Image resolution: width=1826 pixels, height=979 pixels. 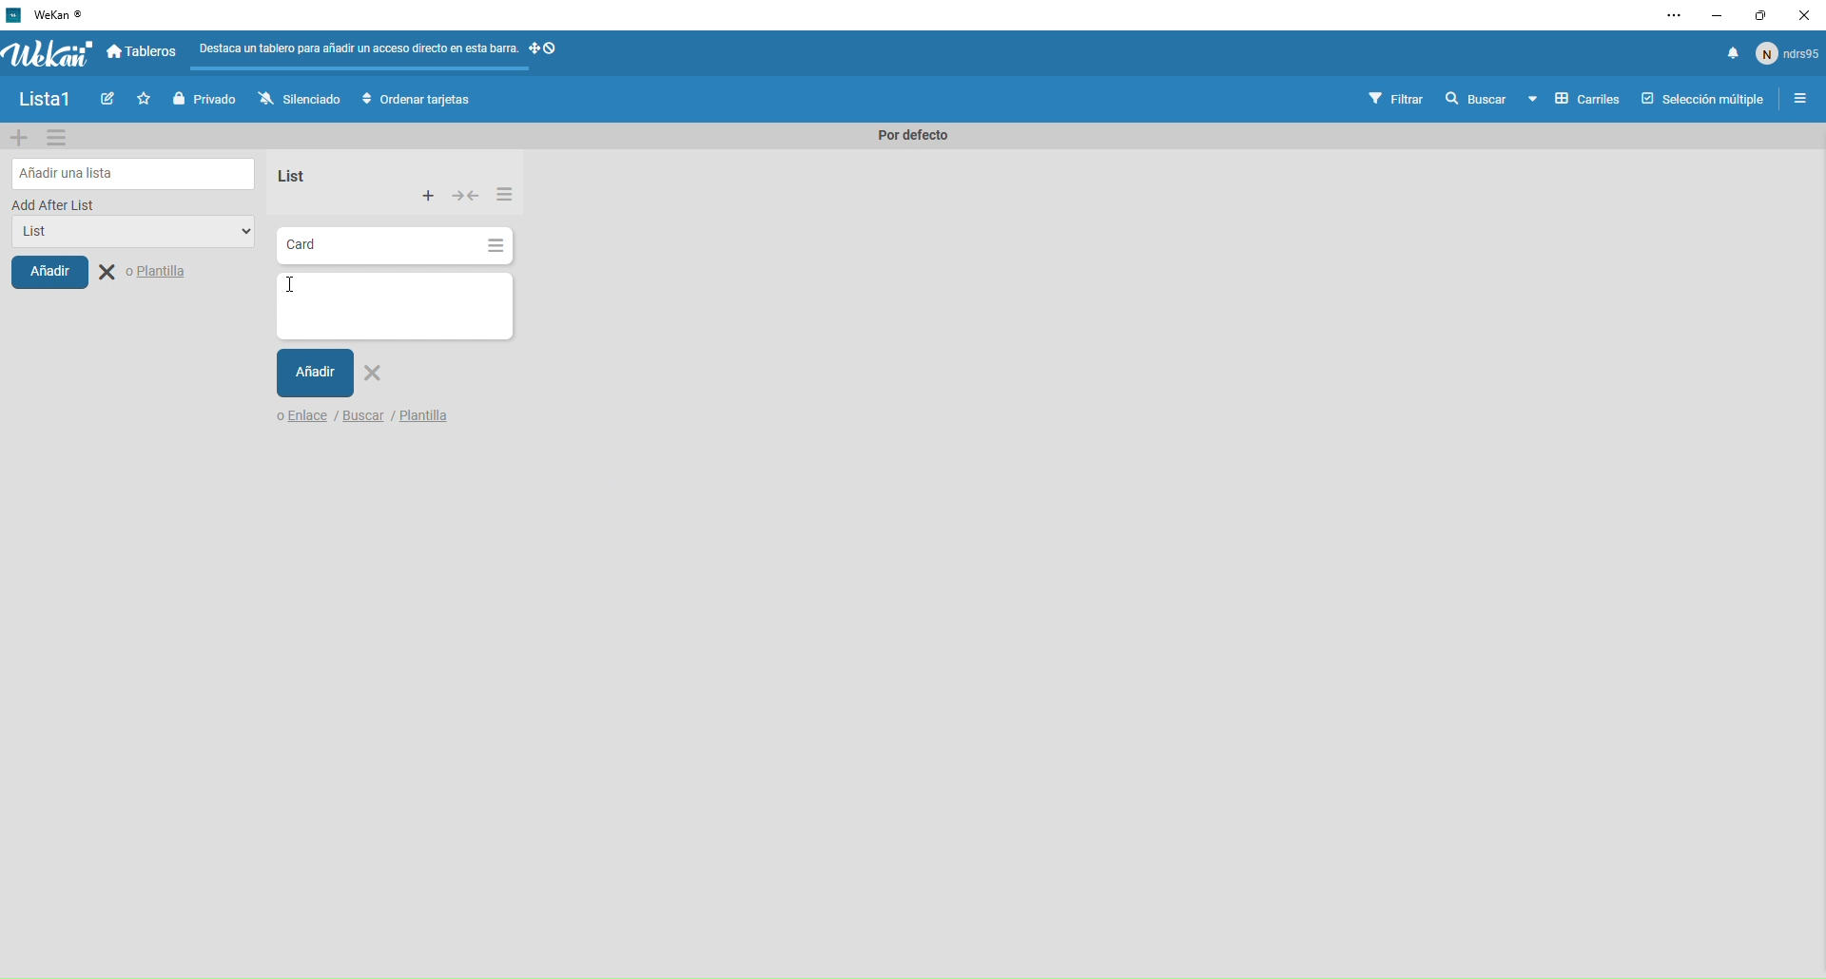 I want to click on Tag, so click(x=111, y=101).